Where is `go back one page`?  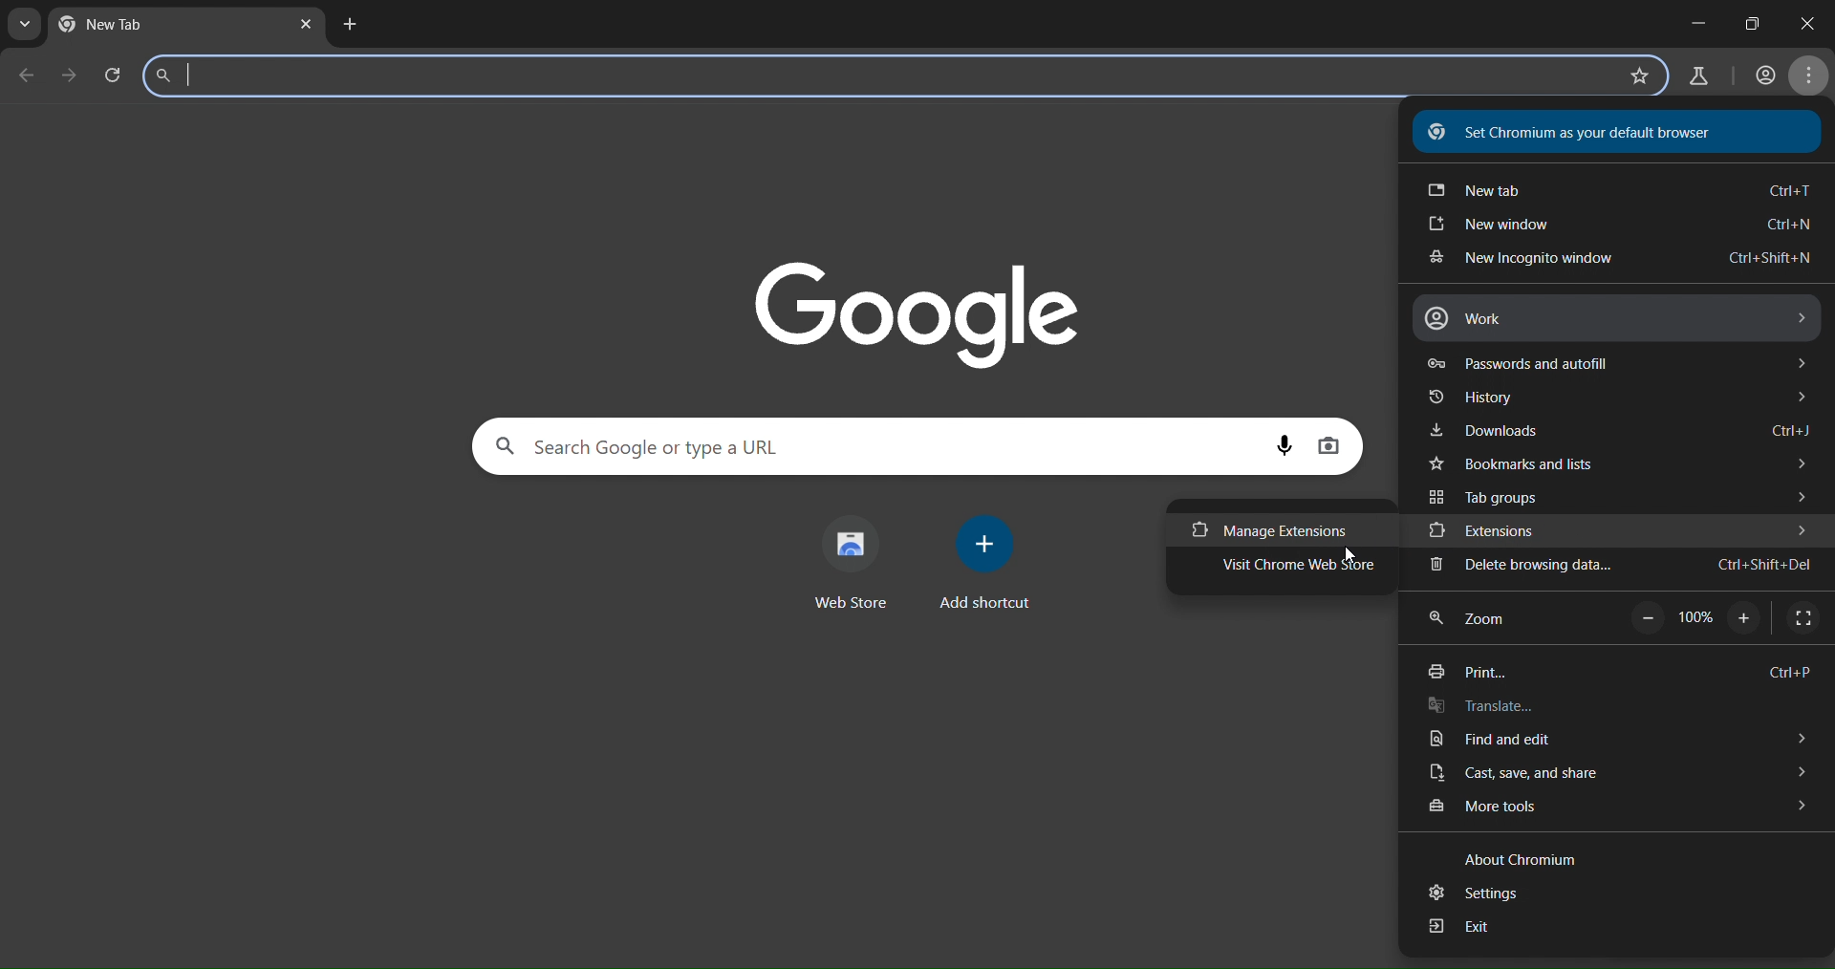 go back one page is located at coordinates (28, 76).